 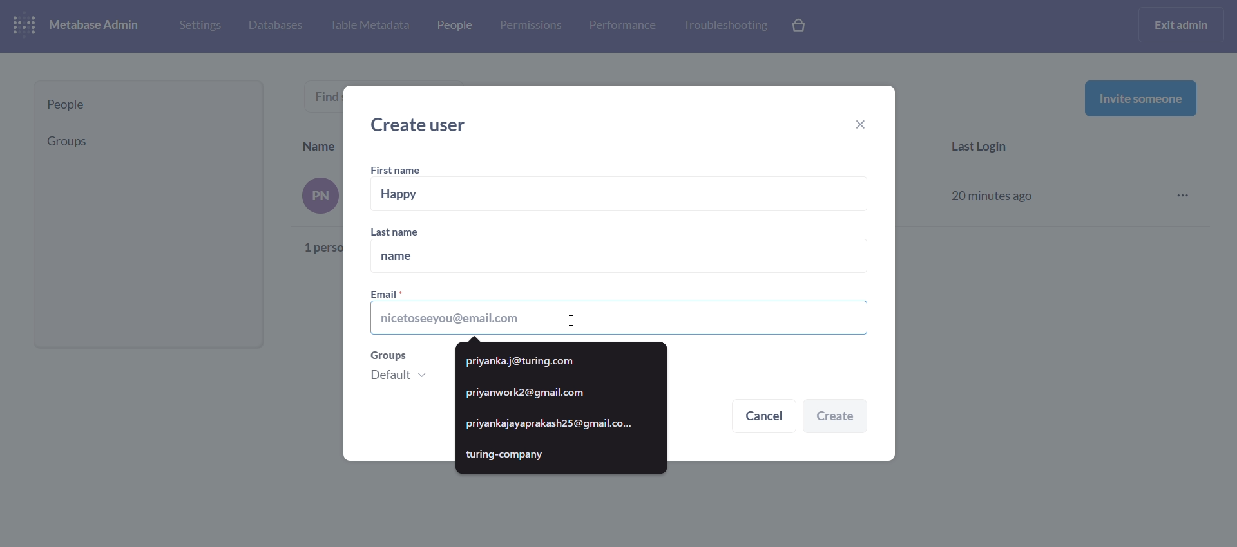 I want to click on logo, so click(x=27, y=26).